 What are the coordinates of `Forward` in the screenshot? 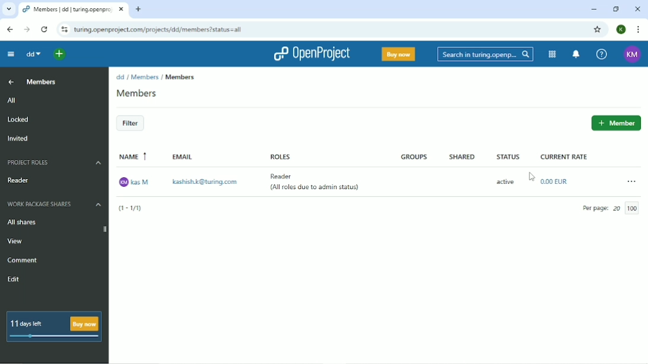 It's located at (27, 30).